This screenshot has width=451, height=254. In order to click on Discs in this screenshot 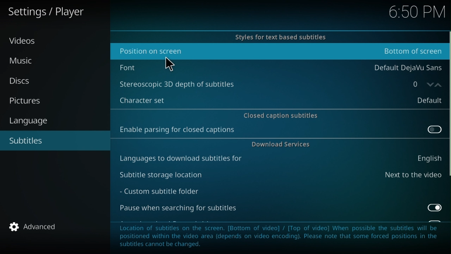, I will do `click(24, 81)`.